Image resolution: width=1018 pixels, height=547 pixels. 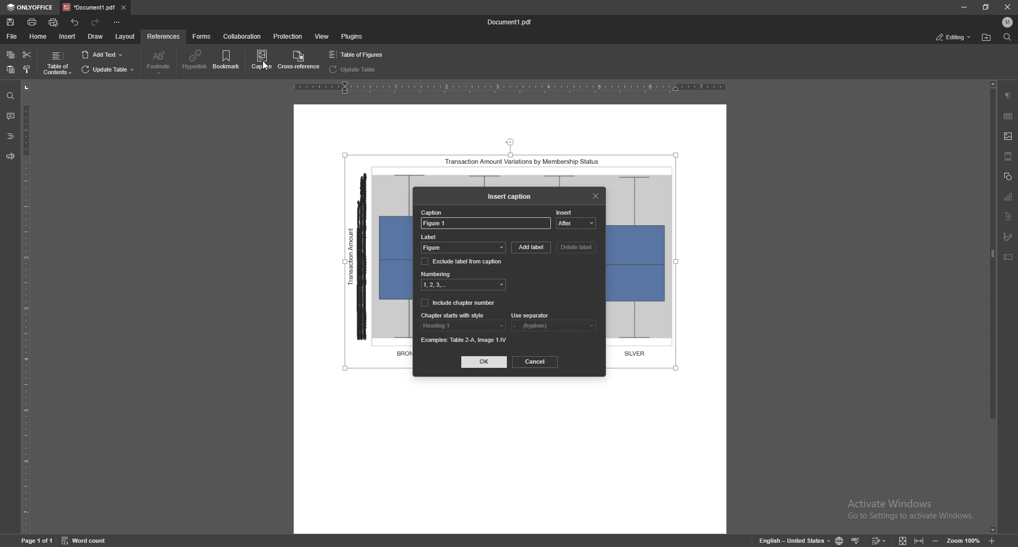 What do you see at coordinates (96, 37) in the screenshot?
I see `draw` at bounding box center [96, 37].